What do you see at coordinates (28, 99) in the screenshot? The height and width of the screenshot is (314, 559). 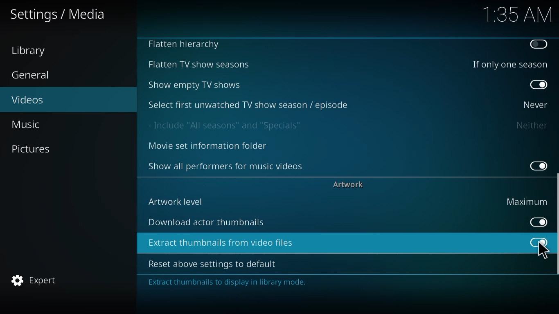 I see `videos` at bounding box center [28, 99].